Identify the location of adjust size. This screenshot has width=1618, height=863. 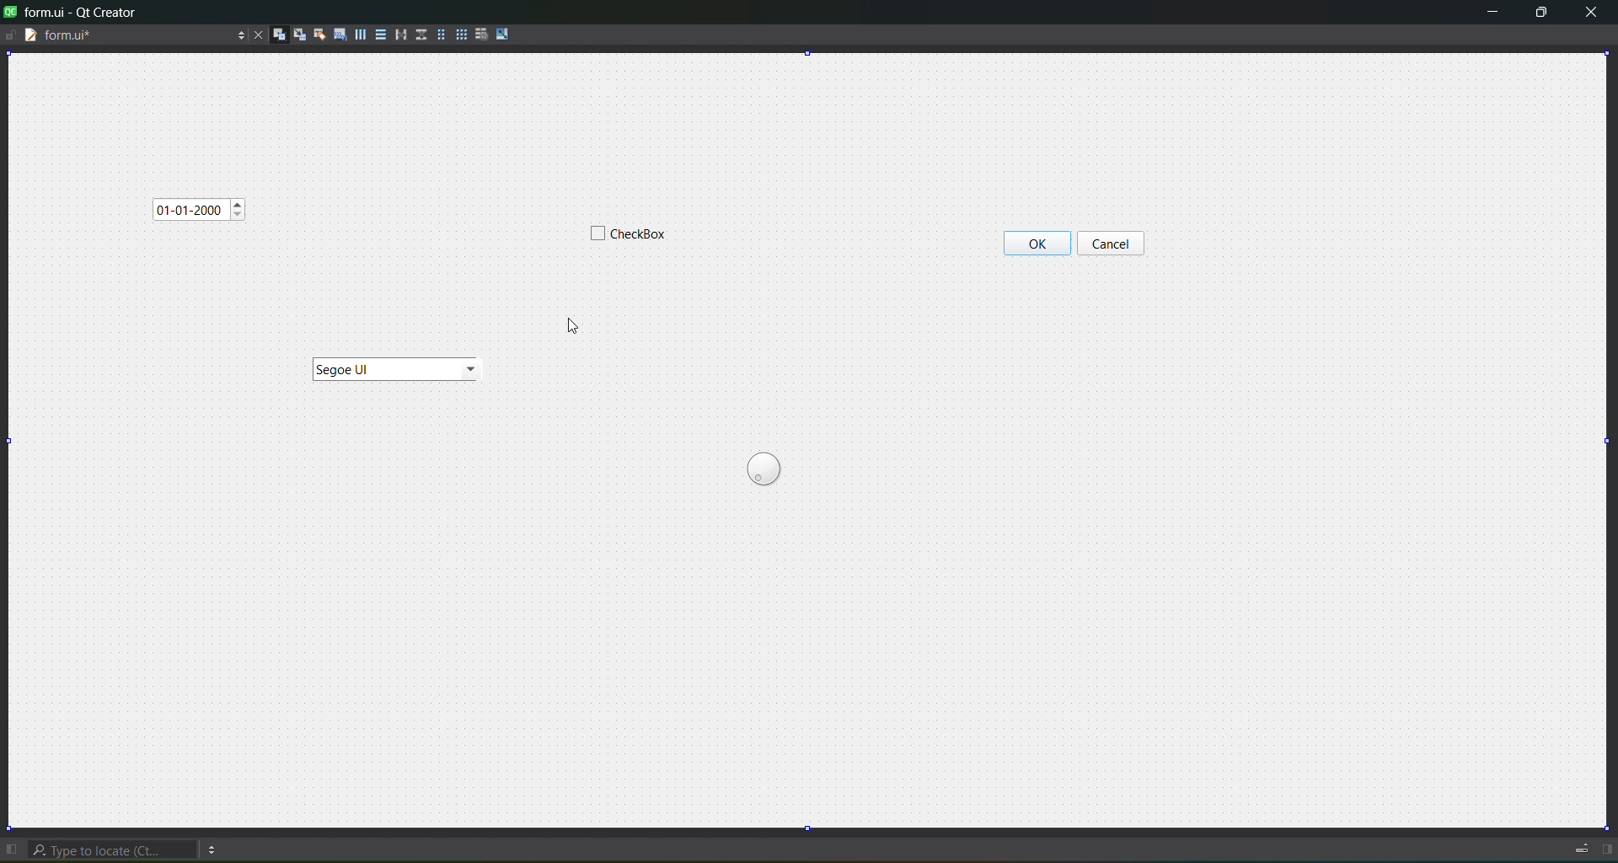
(507, 34).